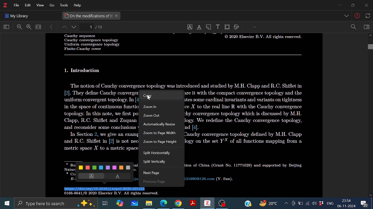  I want to click on Underline, so click(119, 176).